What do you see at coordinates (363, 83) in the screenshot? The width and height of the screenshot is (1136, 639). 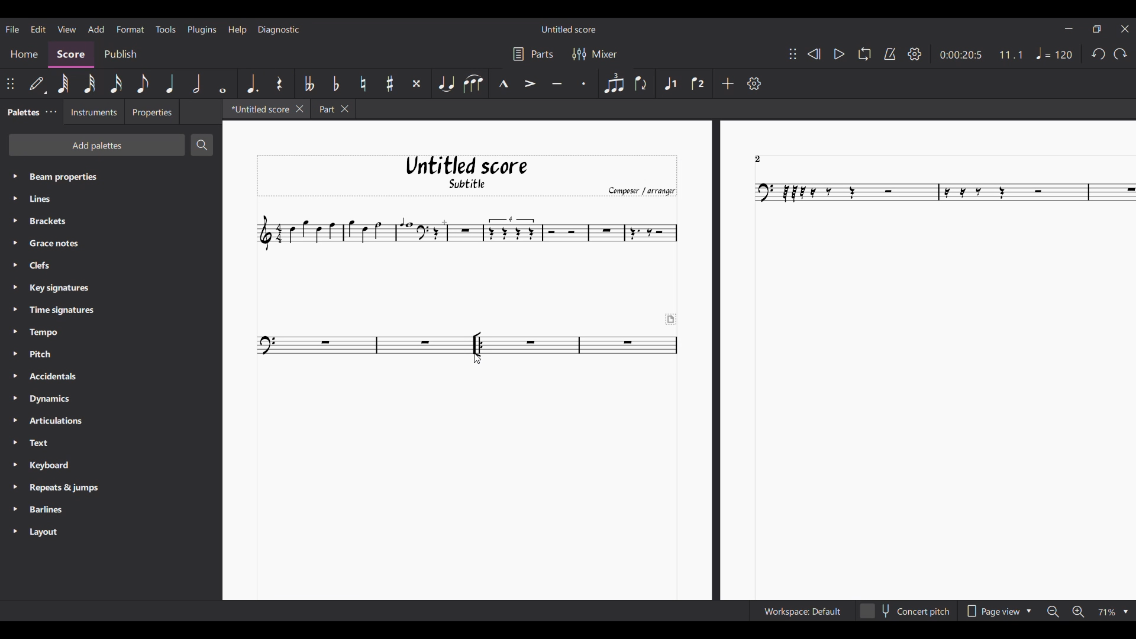 I see `Toggle natural` at bounding box center [363, 83].